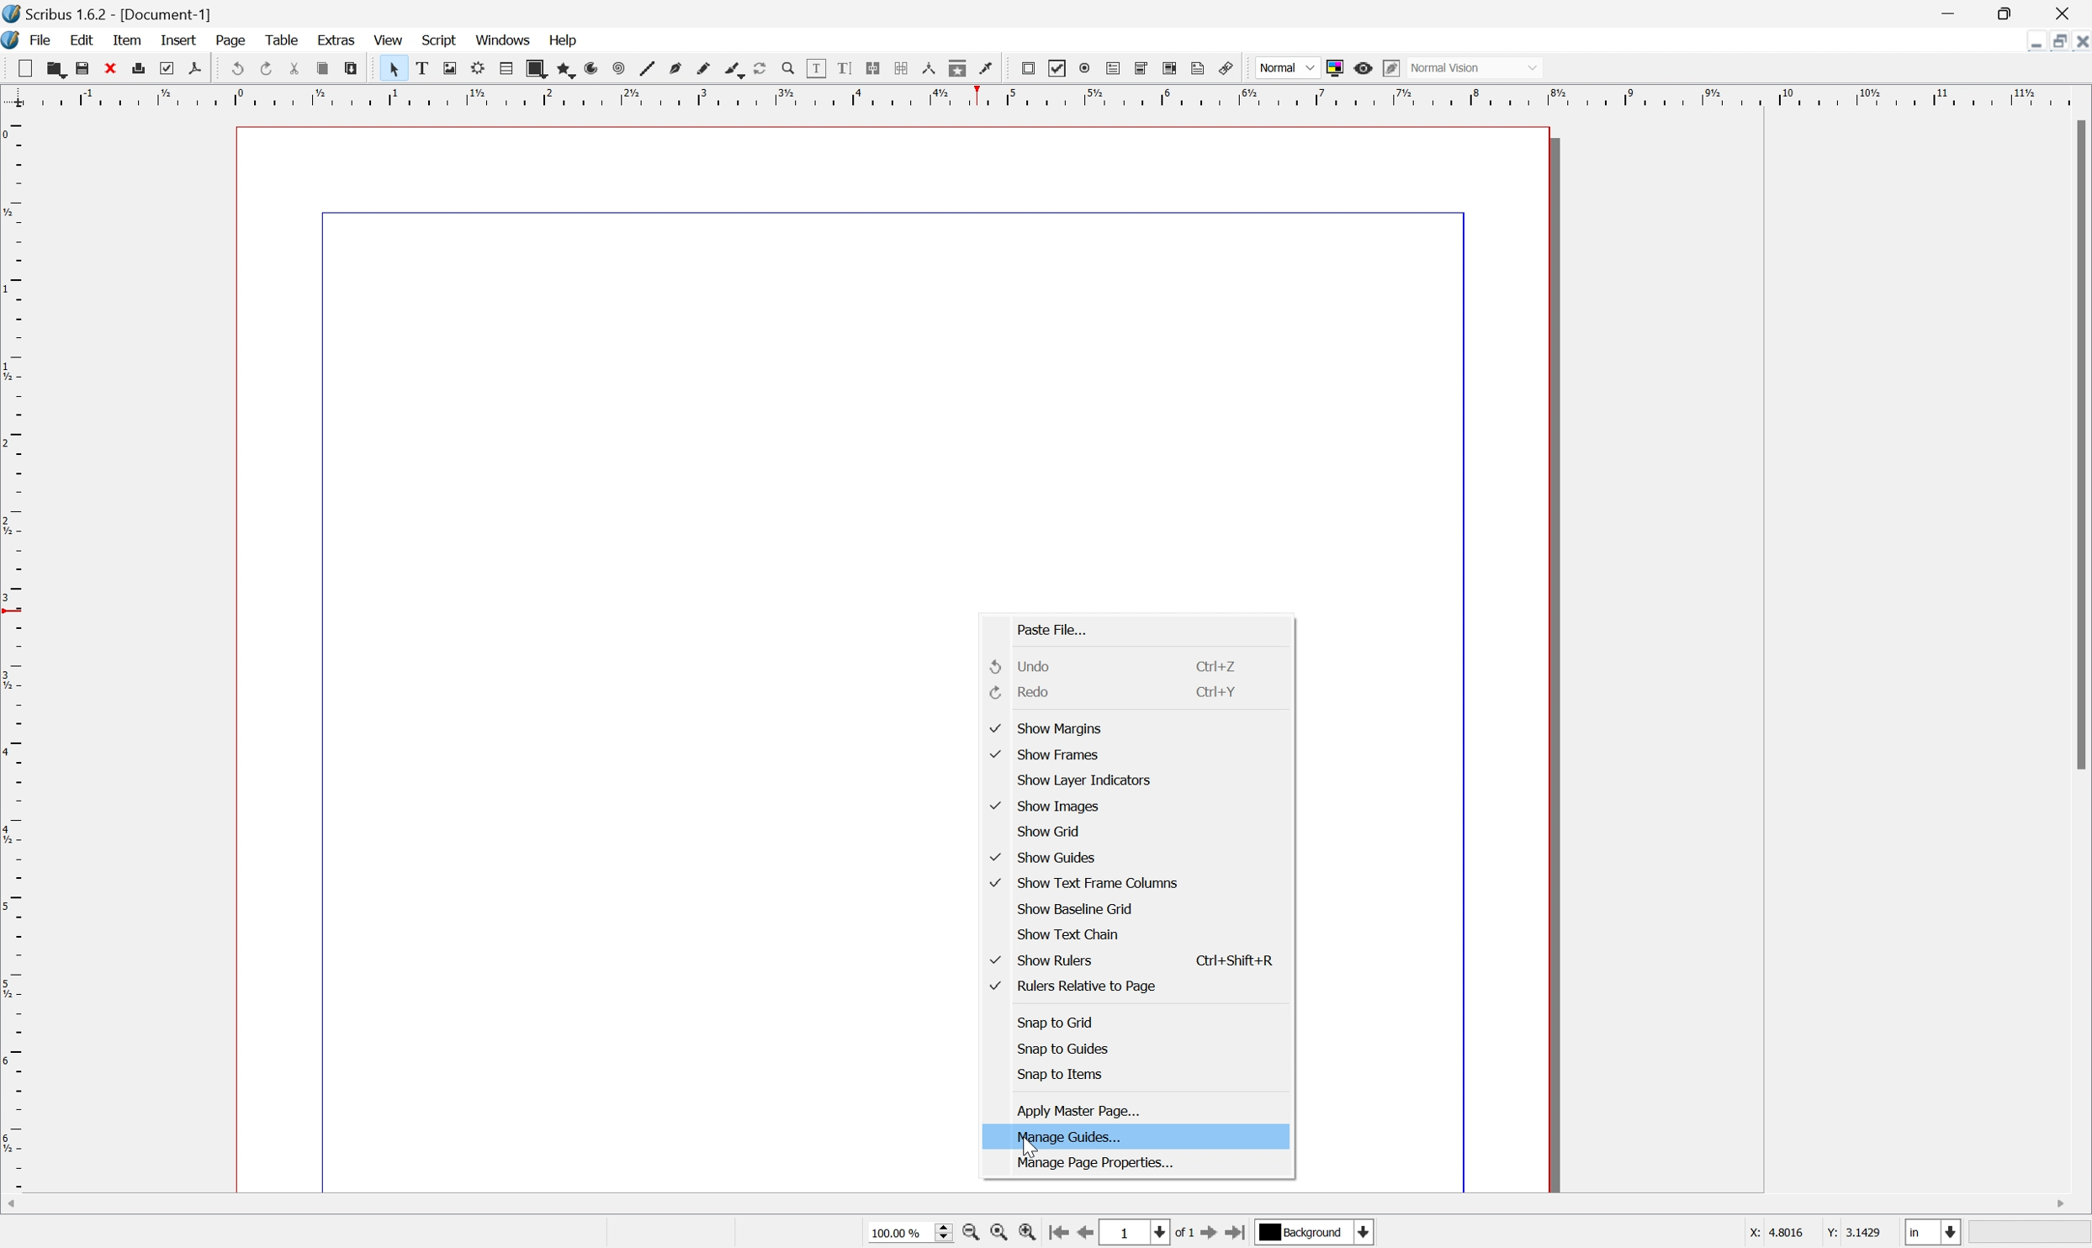  I want to click on extras, so click(336, 40).